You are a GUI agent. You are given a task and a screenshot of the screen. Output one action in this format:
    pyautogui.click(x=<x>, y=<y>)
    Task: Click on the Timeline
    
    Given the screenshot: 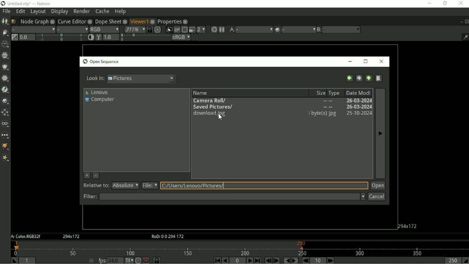 What is the action you would take?
    pyautogui.click(x=240, y=248)
    